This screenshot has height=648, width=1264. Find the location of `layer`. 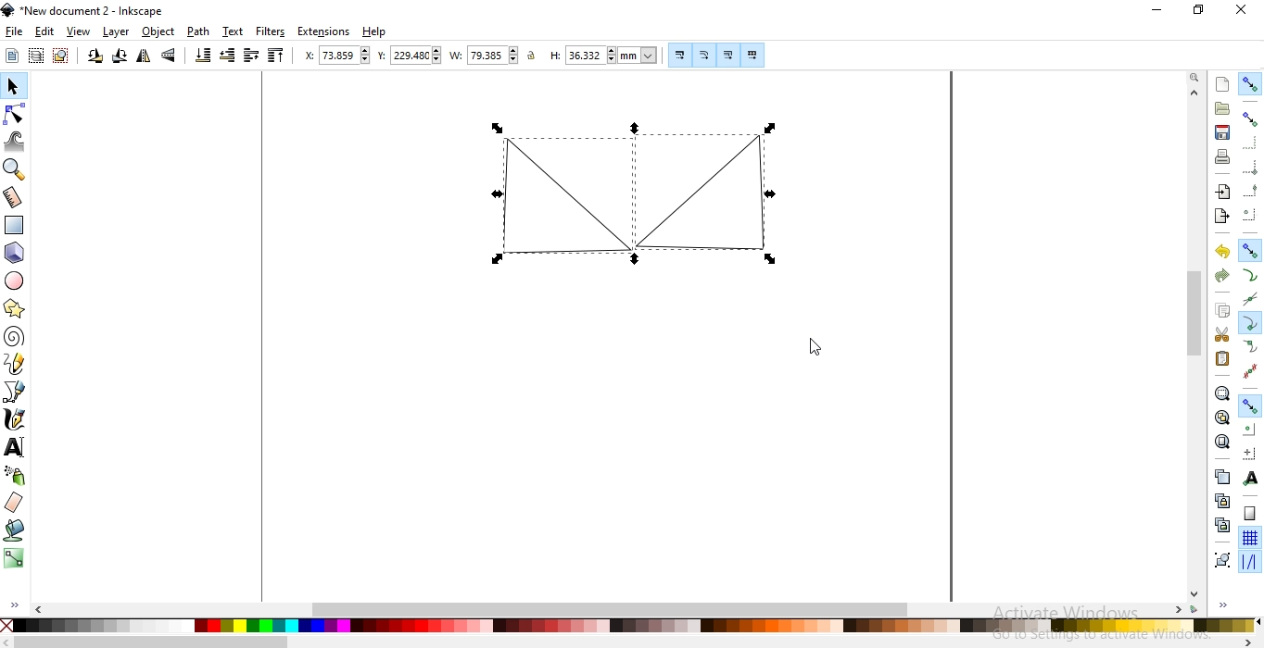

layer is located at coordinates (117, 31).